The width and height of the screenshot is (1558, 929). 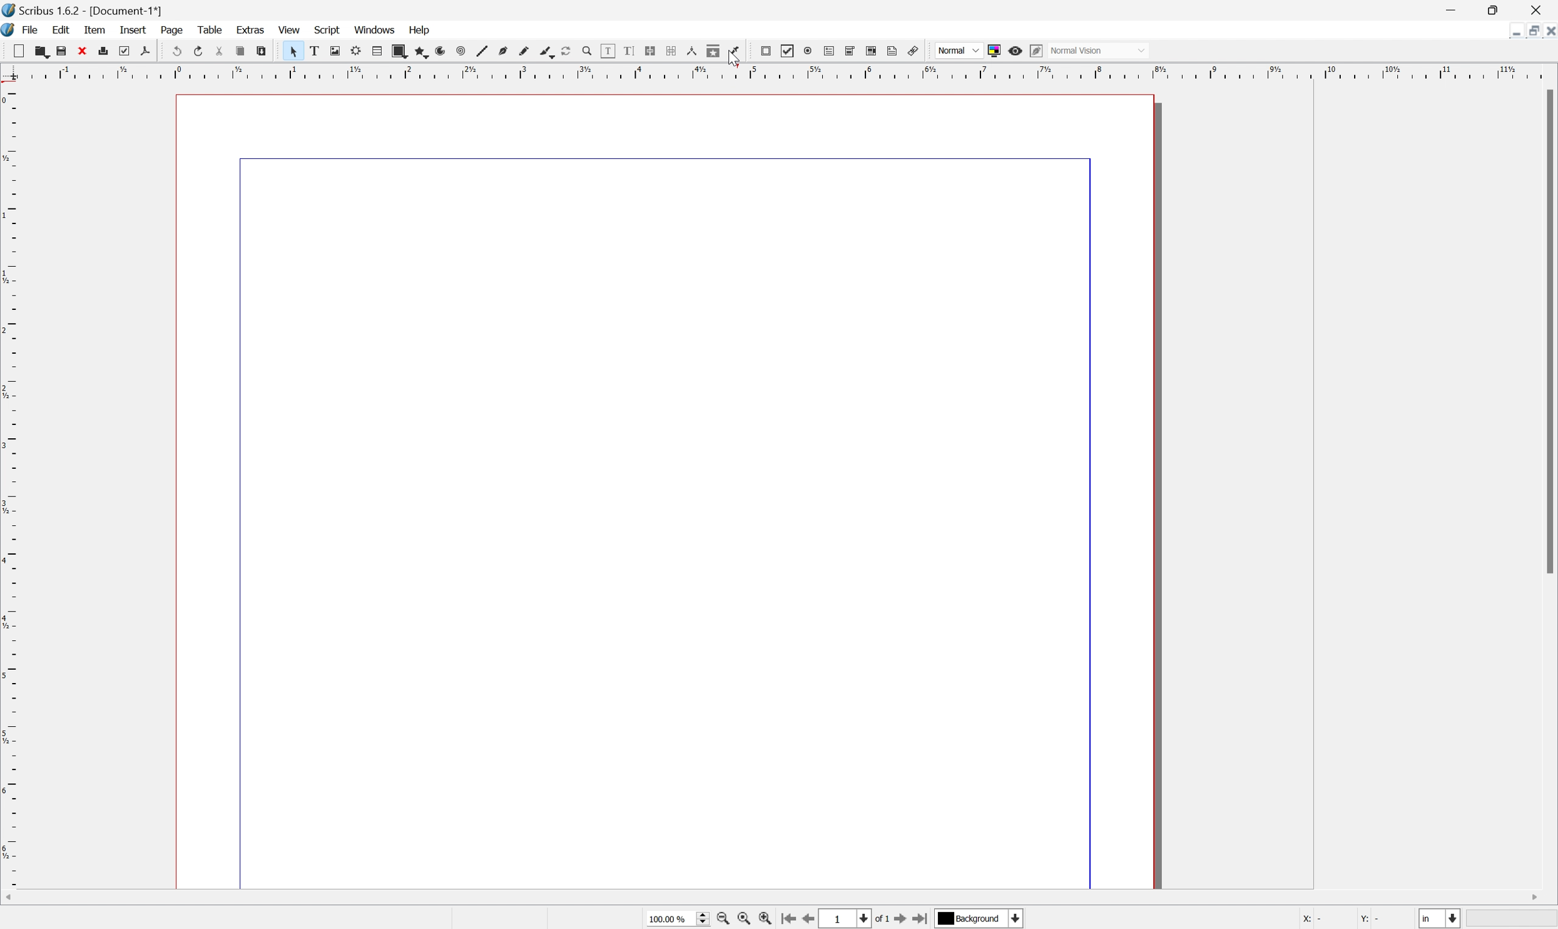 I want to click on Minimize, so click(x=1453, y=11).